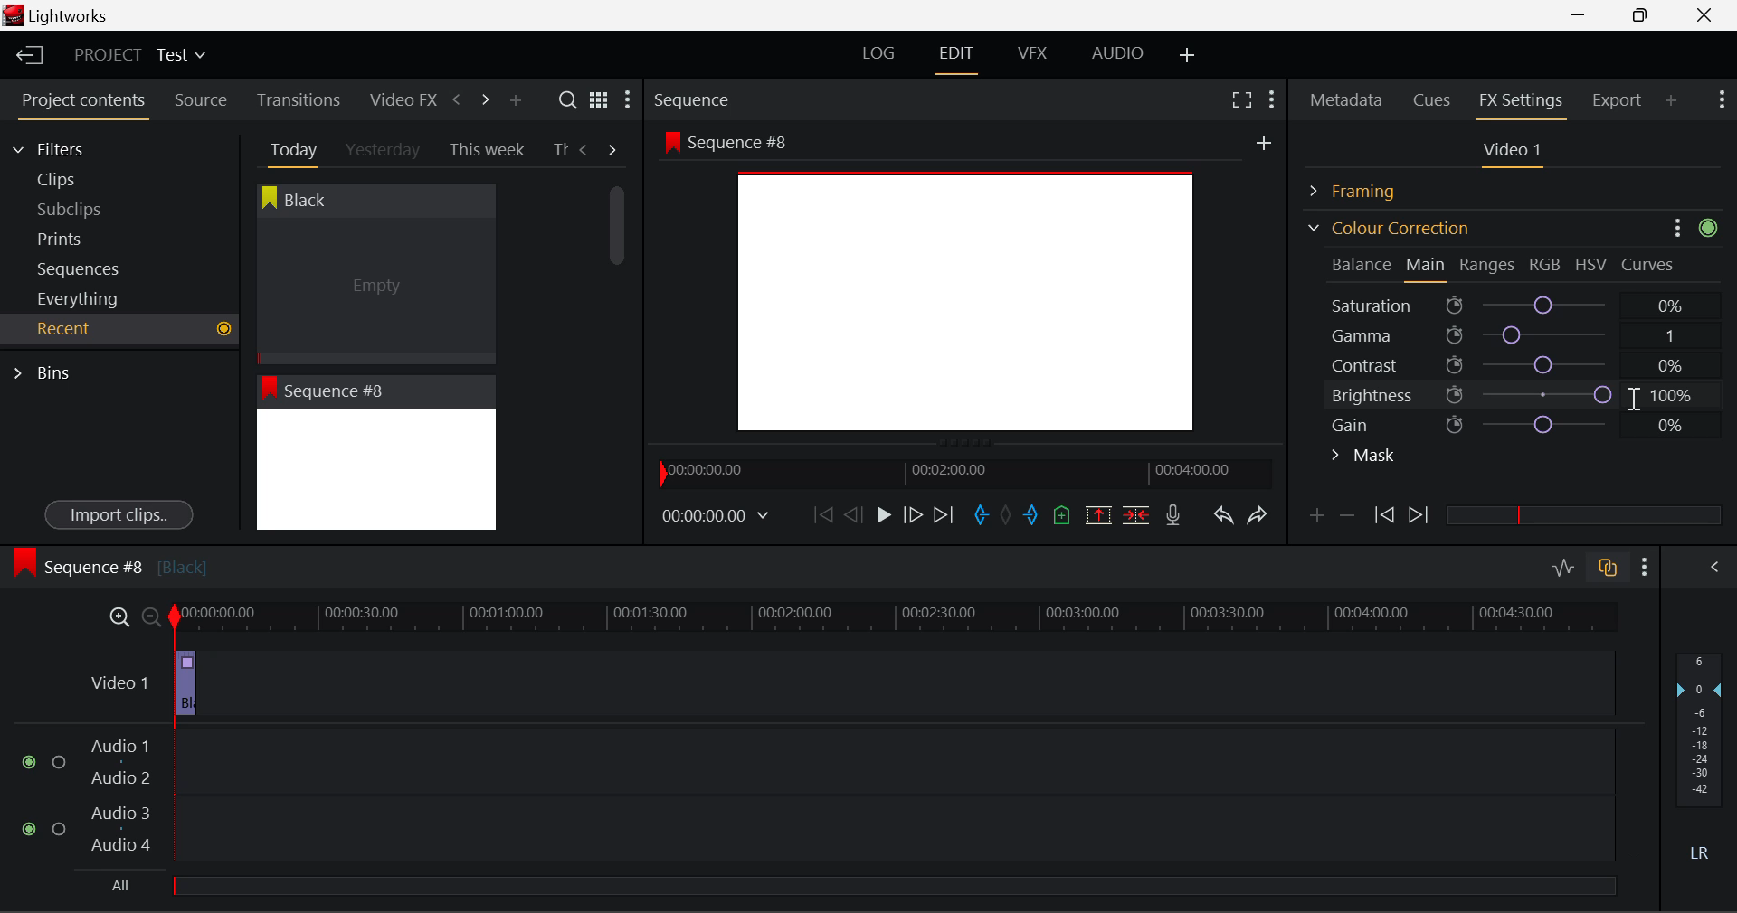 The height and width of the screenshot is (913, 1737). Describe the element at coordinates (1382, 516) in the screenshot. I see `Previous keyframe` at that location.